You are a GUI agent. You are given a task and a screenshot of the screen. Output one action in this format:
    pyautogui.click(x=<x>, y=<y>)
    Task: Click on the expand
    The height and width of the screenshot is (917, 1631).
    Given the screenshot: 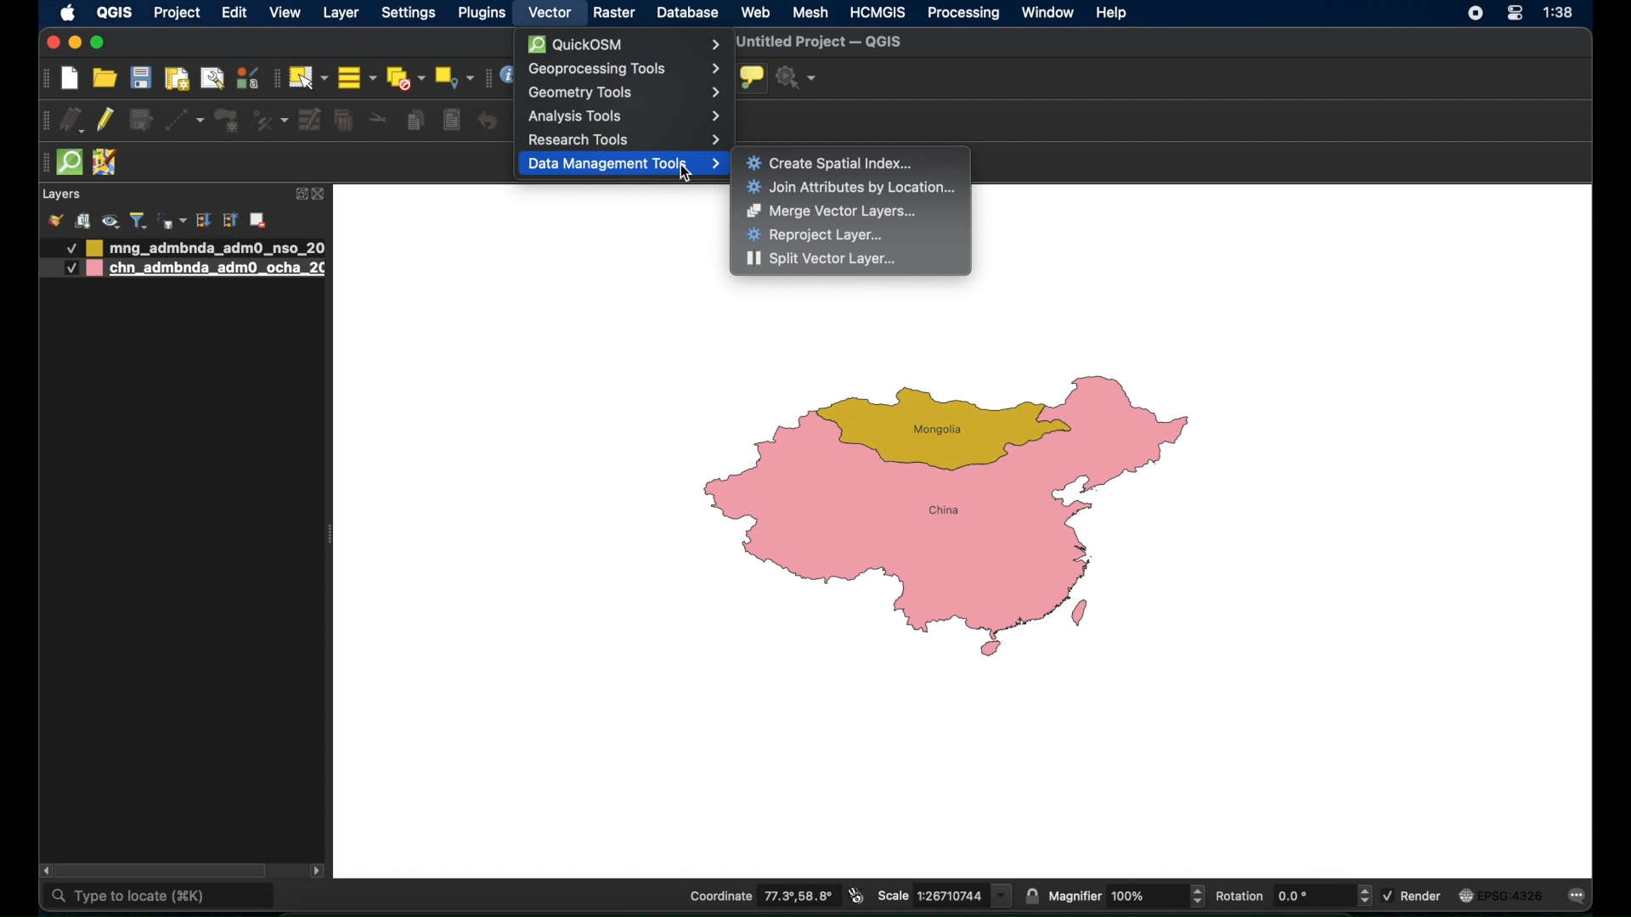 What is the action you would take?
    pyautogui.click(x=298, y=194)
    